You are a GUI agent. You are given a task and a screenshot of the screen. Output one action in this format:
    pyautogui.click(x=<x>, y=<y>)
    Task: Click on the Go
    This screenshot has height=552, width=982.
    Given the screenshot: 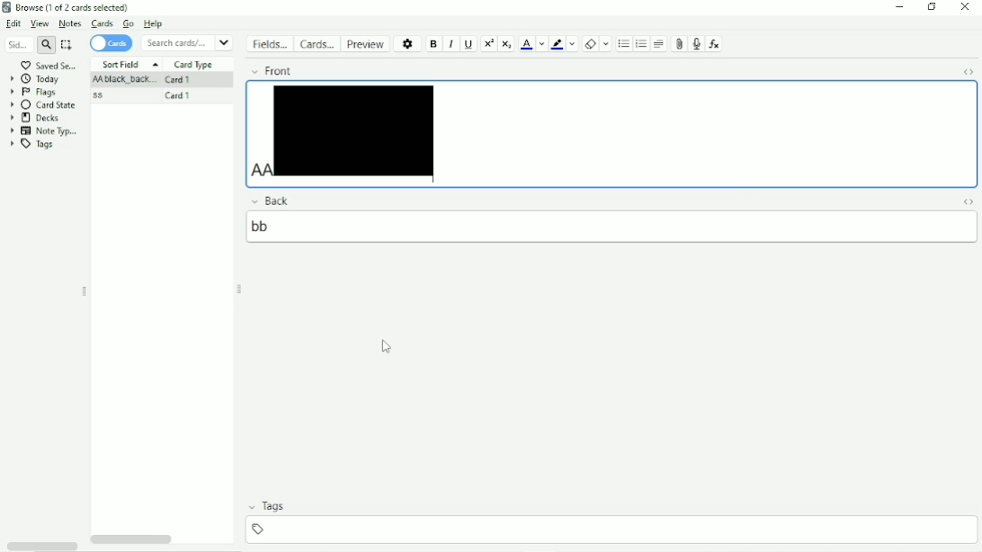 What is the action you would take?
    pyautogui.click(x=128, y=22)
    